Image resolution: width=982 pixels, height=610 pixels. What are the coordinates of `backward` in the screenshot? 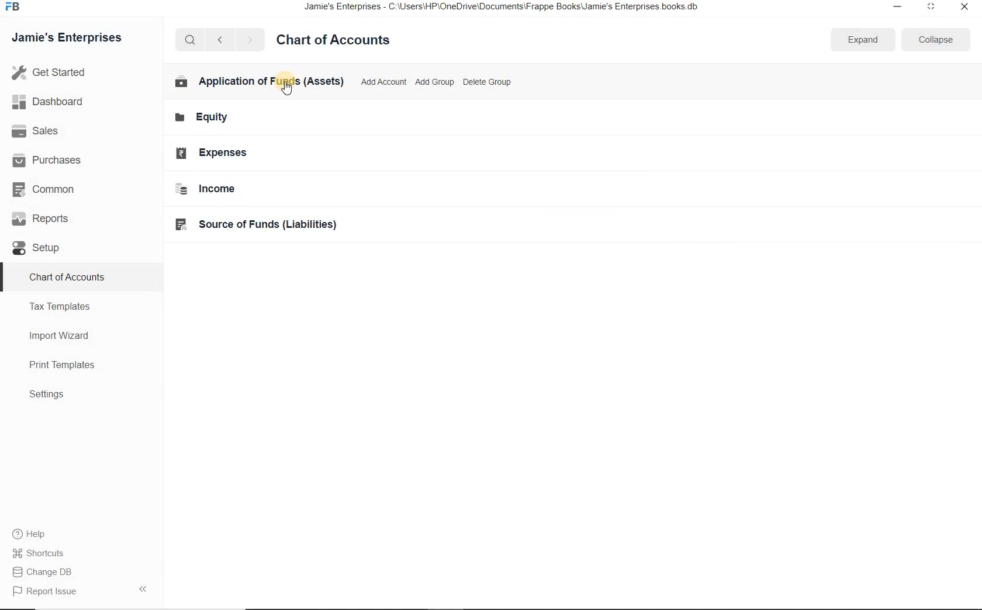 It's located at (219, 40).